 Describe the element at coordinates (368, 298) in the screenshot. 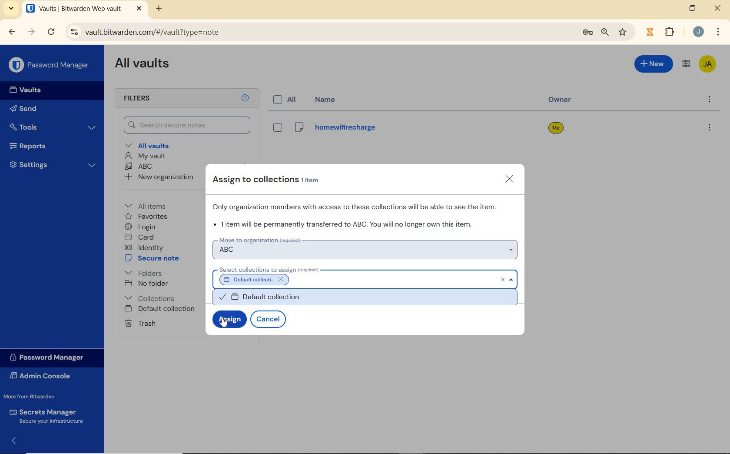

I see `default collection` at that location.